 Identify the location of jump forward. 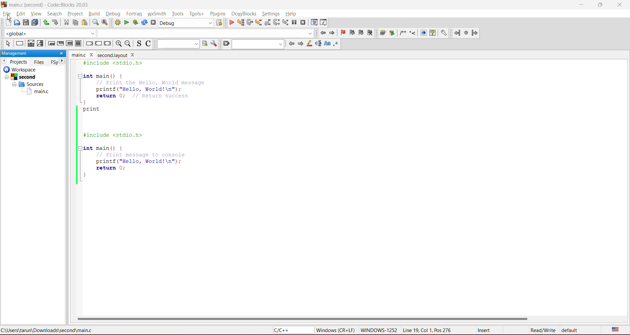
(333, 33).